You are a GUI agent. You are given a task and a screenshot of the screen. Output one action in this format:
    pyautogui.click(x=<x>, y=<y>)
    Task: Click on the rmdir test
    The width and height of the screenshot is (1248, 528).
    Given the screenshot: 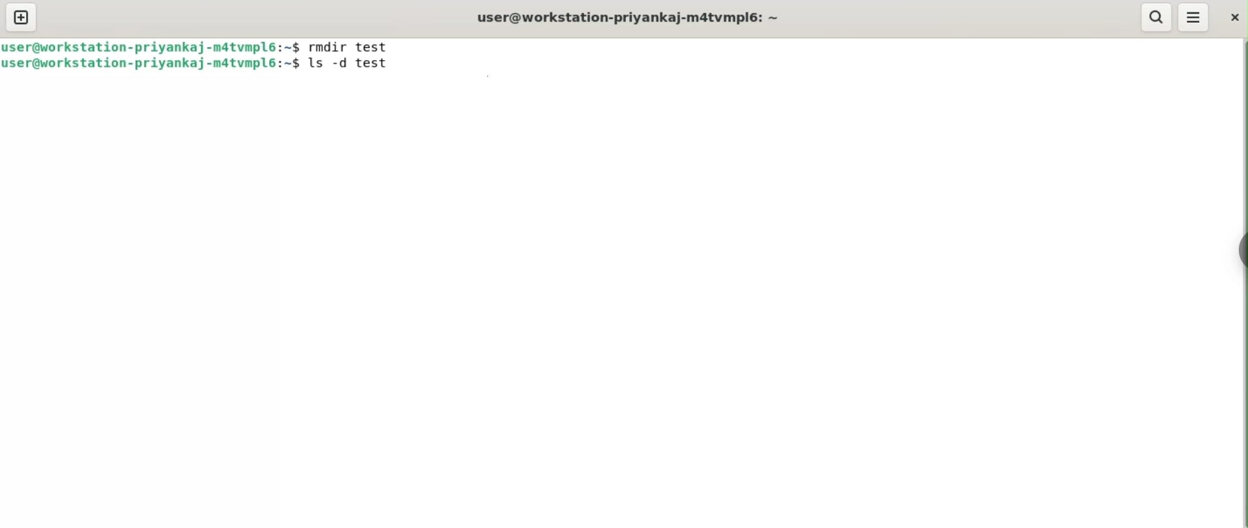 What is the action you would take?
    pyautogui.click(x=356, y=47)
    